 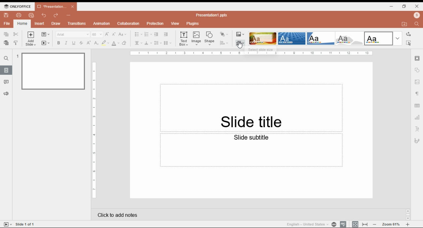 I want to click on insert image, so click(x=197, y=38).